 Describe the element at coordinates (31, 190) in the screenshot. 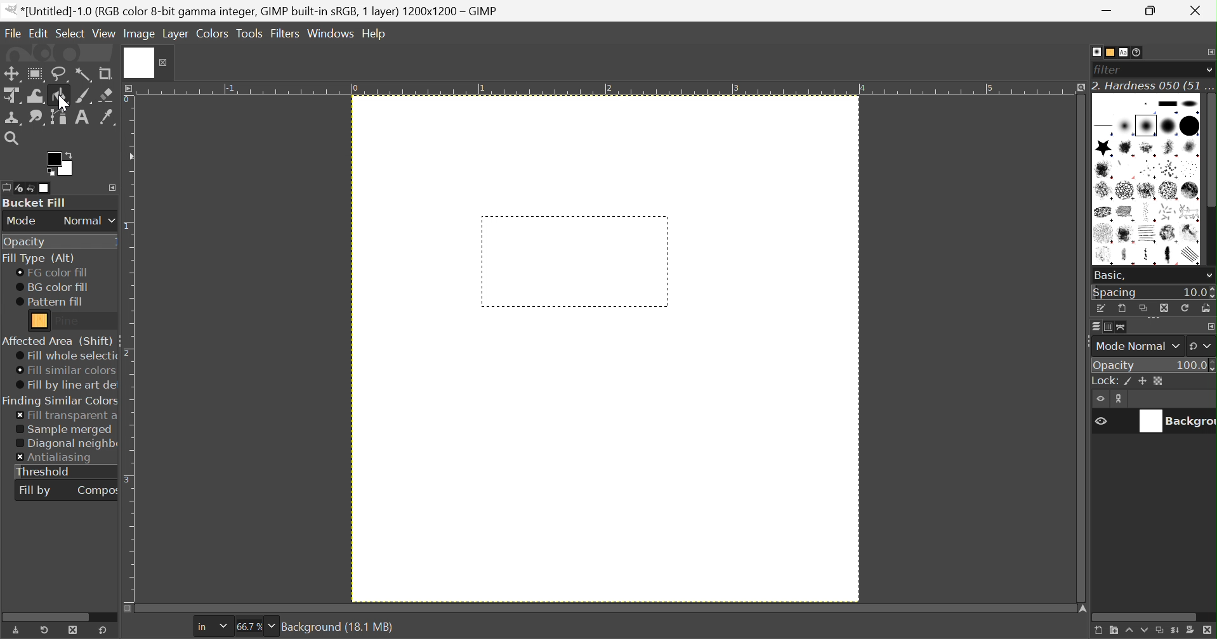

I see `Undo History` at that location.